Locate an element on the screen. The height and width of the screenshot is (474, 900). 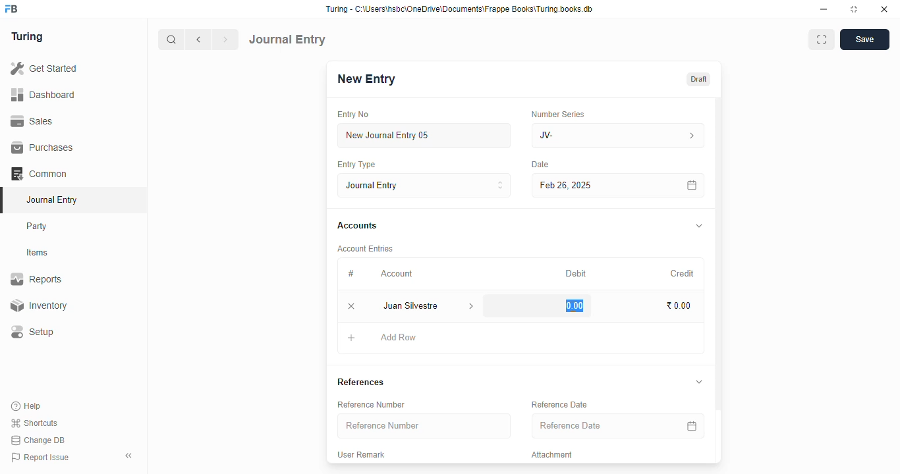
credit is located at coordinates (683, 273).